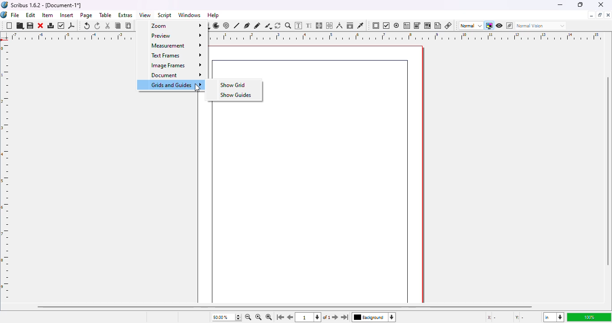  Describe the element at coordinates (248, 317) in the screenshot. I see `zoom out ` at that location.